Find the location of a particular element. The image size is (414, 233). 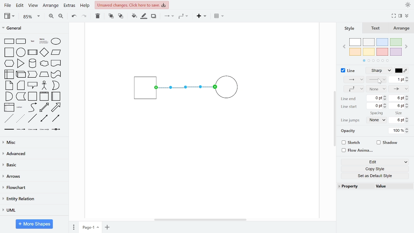

line end is located at coordinates (348, 99).